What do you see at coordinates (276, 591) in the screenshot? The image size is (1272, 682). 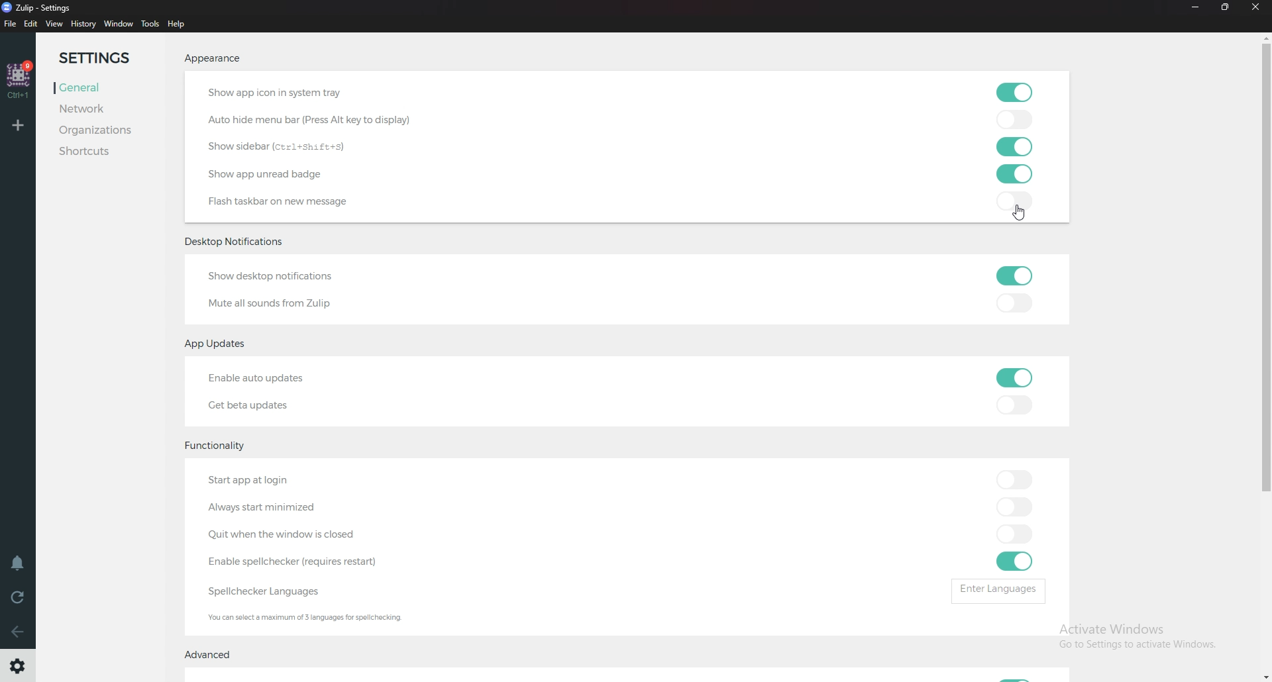 I see `Spellchecker languages` at bounding box center [276, 591].